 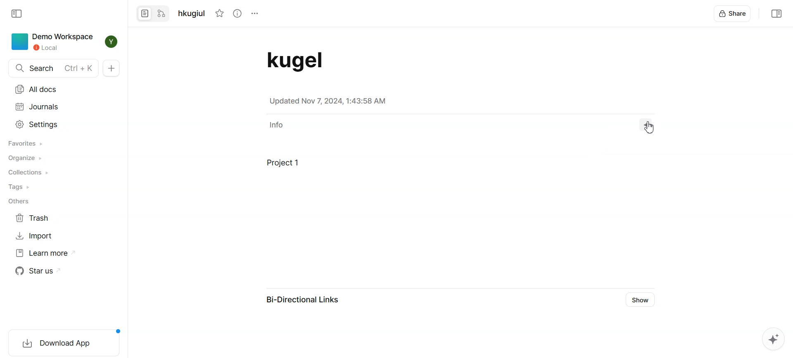 What do you see at coordinates (38, 107) in the screenshot?
I see `Journals` at bounding box center [38, 107].